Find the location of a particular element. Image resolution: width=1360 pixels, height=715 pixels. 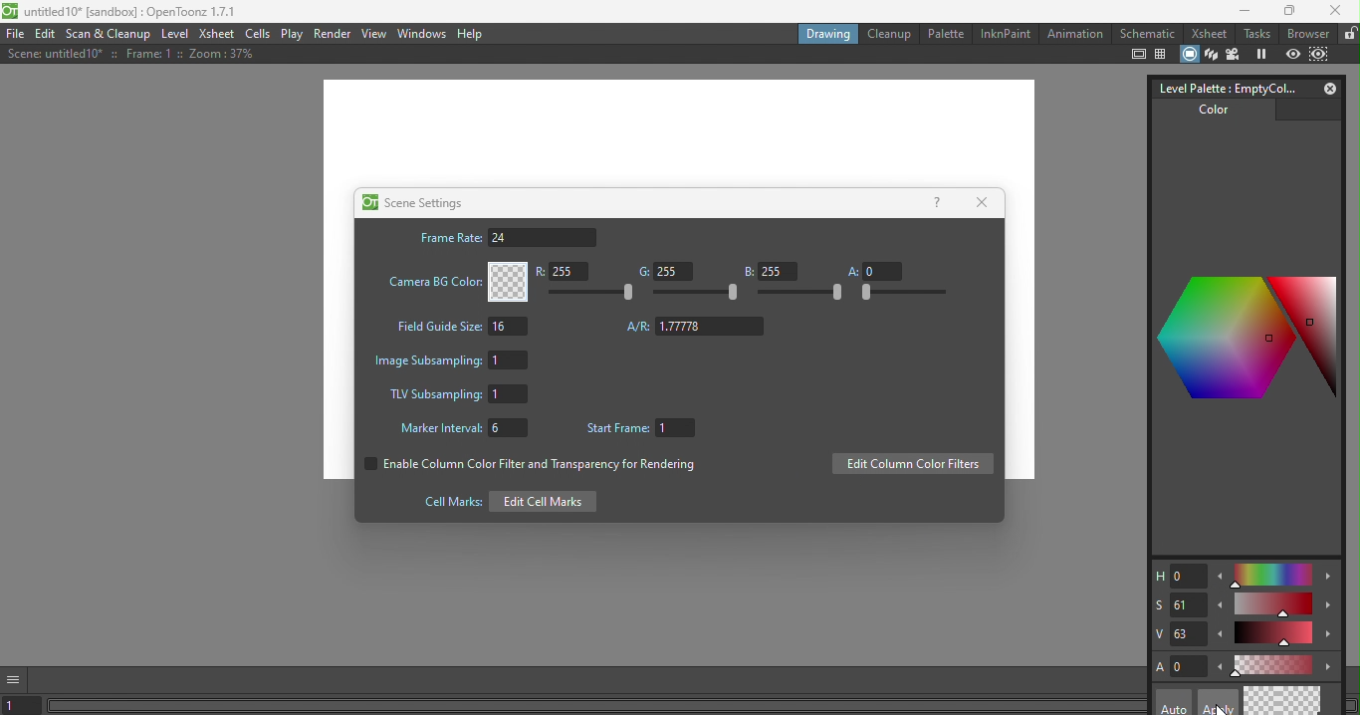

Animation is located at coordinates (1074, 34).